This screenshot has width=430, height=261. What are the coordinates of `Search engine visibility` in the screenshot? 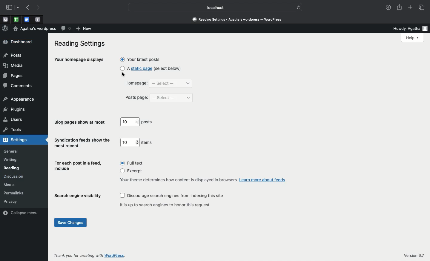 It's located at (78, 197).